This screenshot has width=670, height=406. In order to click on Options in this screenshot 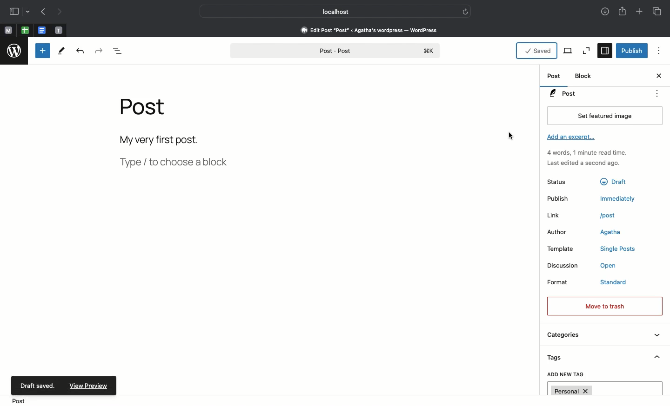, I will do `click(659, 52)`.